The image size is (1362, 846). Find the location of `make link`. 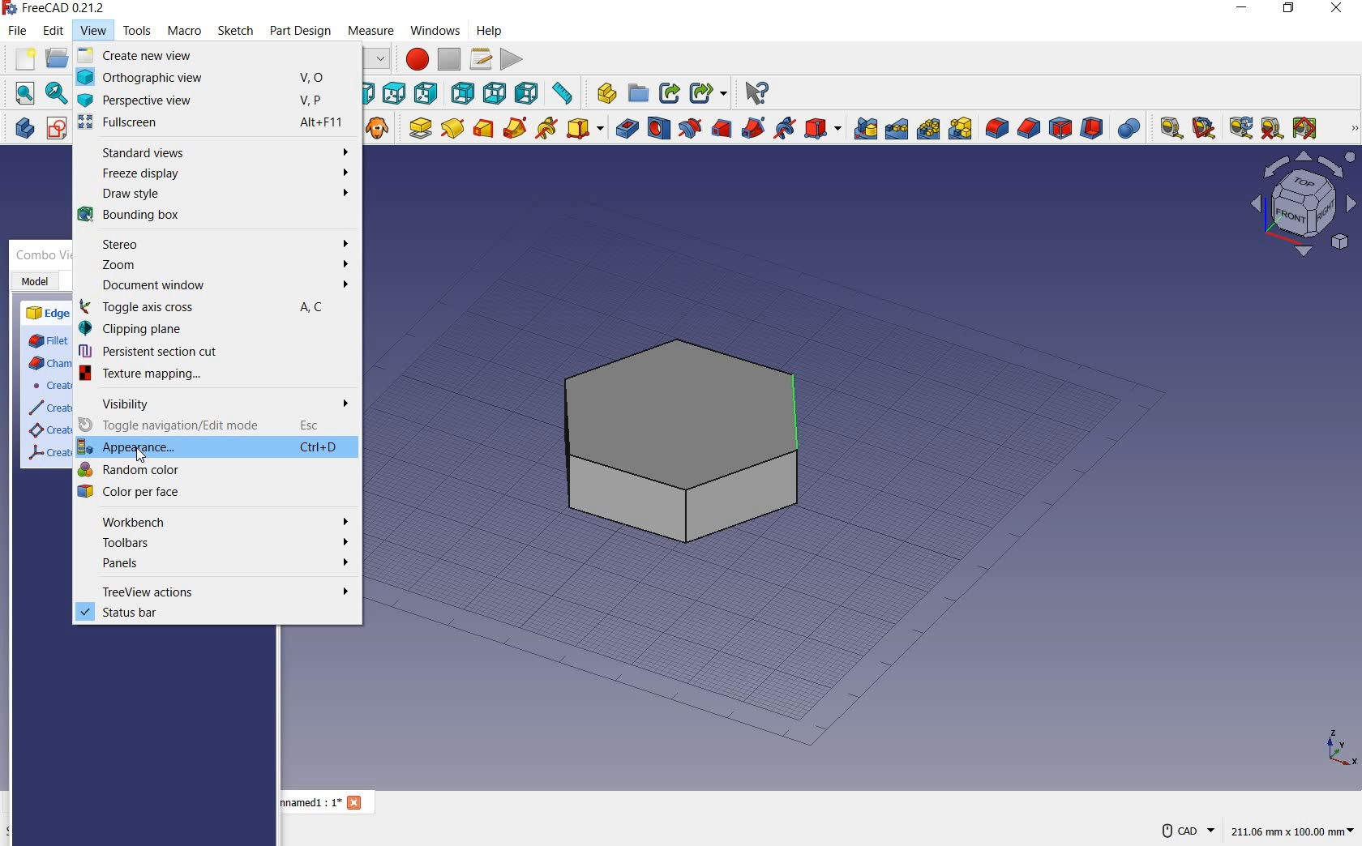

make link is located at coordinates (666, 94).